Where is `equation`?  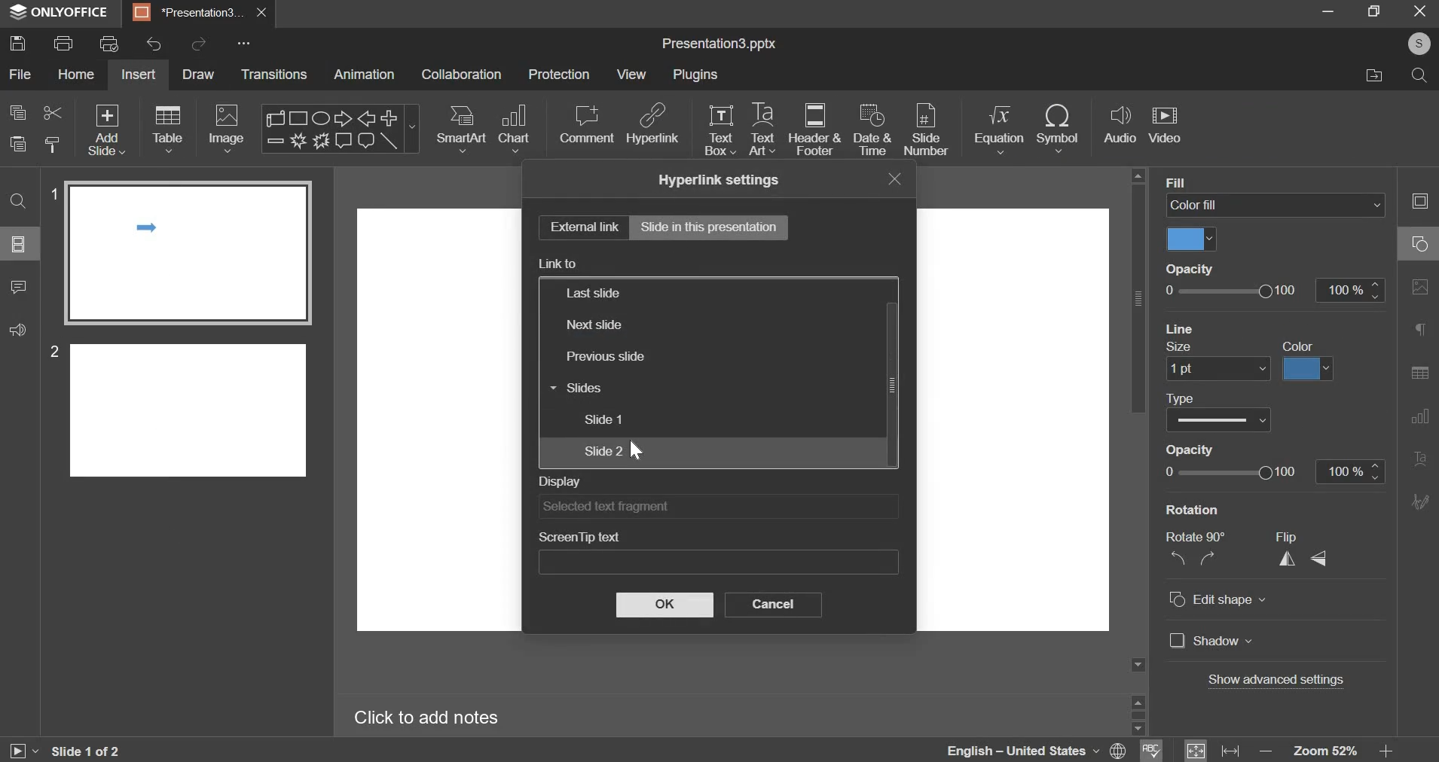
equation is located at coordinates (998, 129).